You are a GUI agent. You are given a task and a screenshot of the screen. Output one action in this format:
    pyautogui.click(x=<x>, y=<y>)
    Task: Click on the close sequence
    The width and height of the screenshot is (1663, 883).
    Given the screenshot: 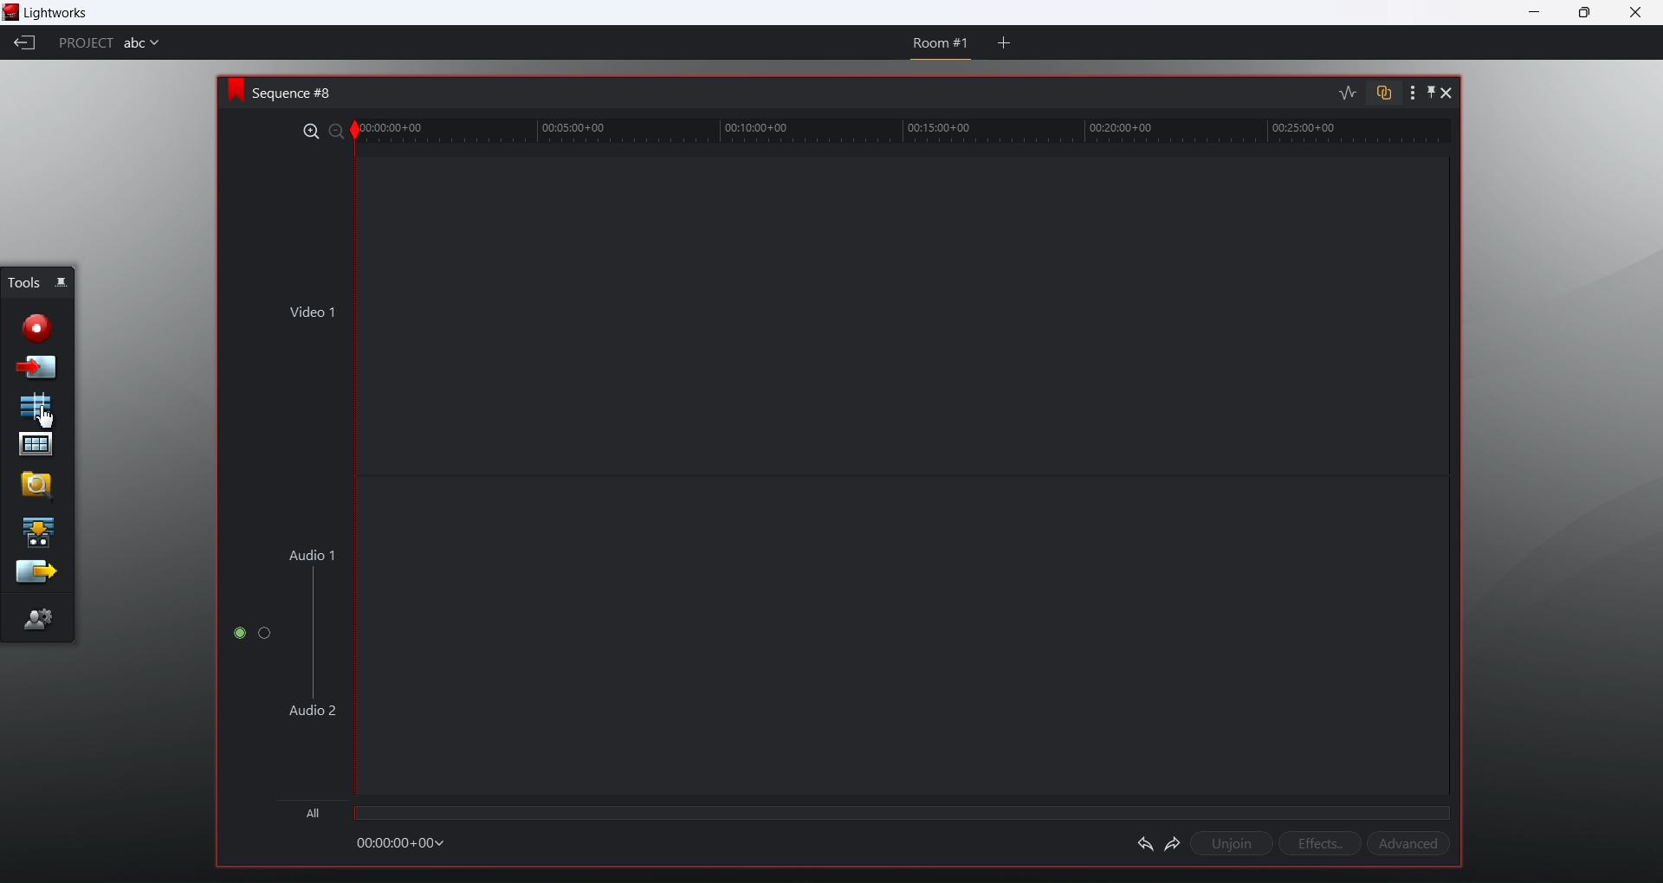 What is the action you would take?
    pyautogui.click(x=1448, y=94)
    